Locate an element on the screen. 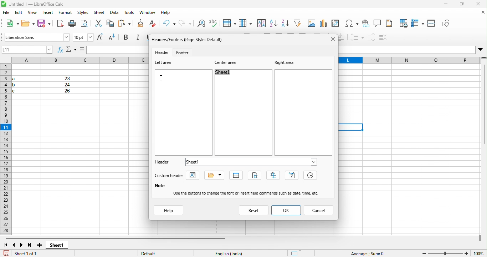  show draw function is located at coordinates (446, 24).